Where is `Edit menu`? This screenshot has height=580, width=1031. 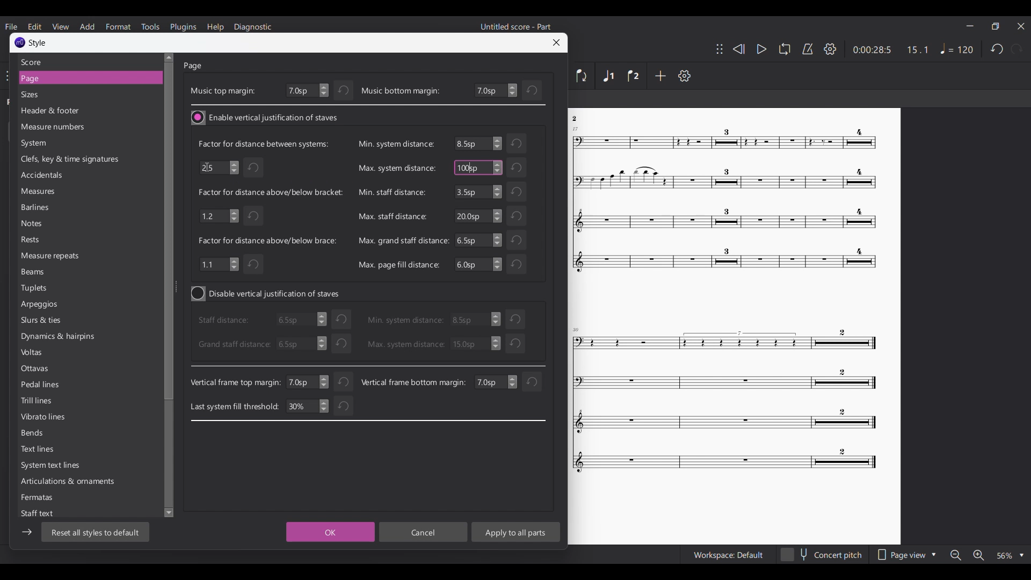 Edit menu is located at coordinates (34, 26).